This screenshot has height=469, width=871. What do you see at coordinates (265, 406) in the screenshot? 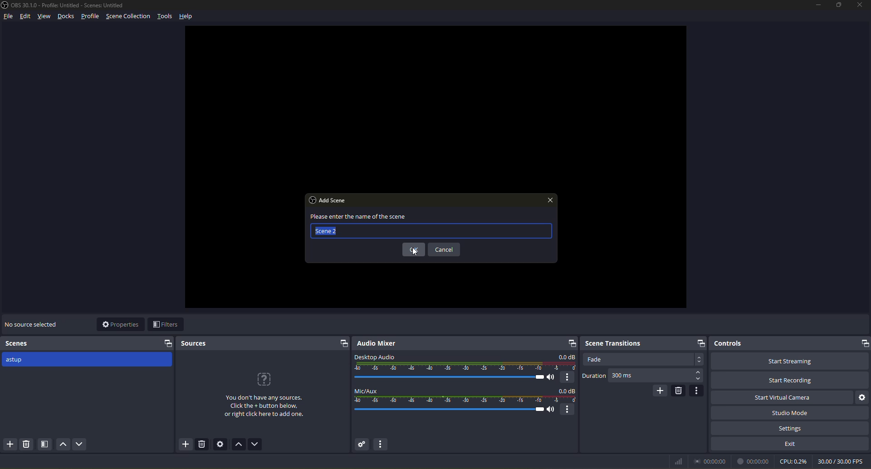
I see `You don't have any sources.Click the + button below,or right click here to add one.` at bounding box center [265, 406].